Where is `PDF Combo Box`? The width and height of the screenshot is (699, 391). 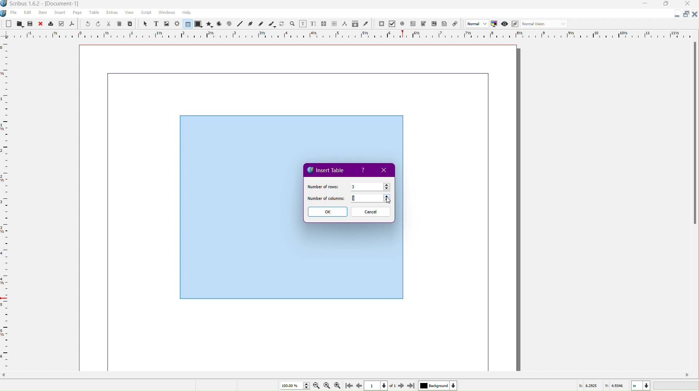 PDF Combo Box is located at coordinates (425, 24).